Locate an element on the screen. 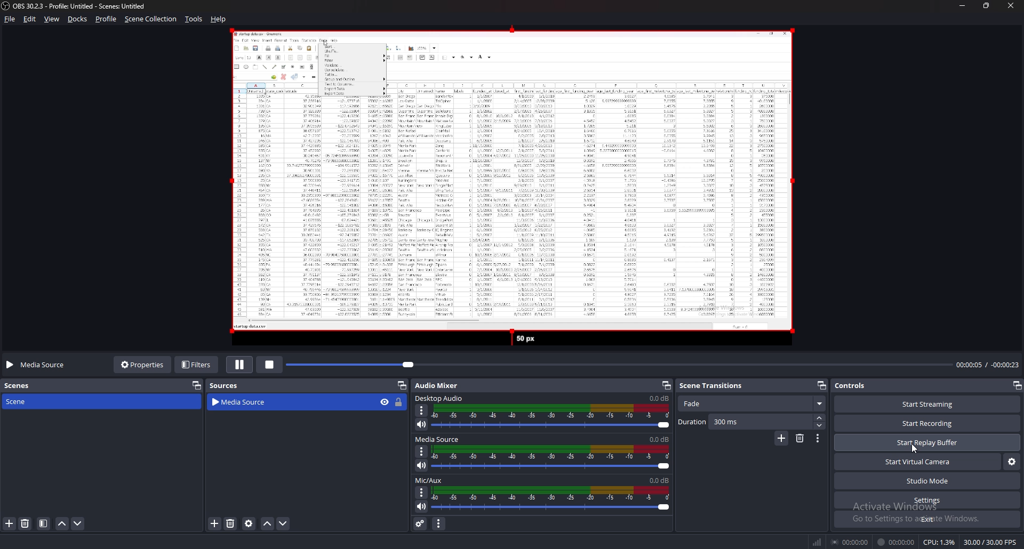 Image resolution: width=1024 pixels, height=549 pixels. obs logo is located at coordinates (6, 6).